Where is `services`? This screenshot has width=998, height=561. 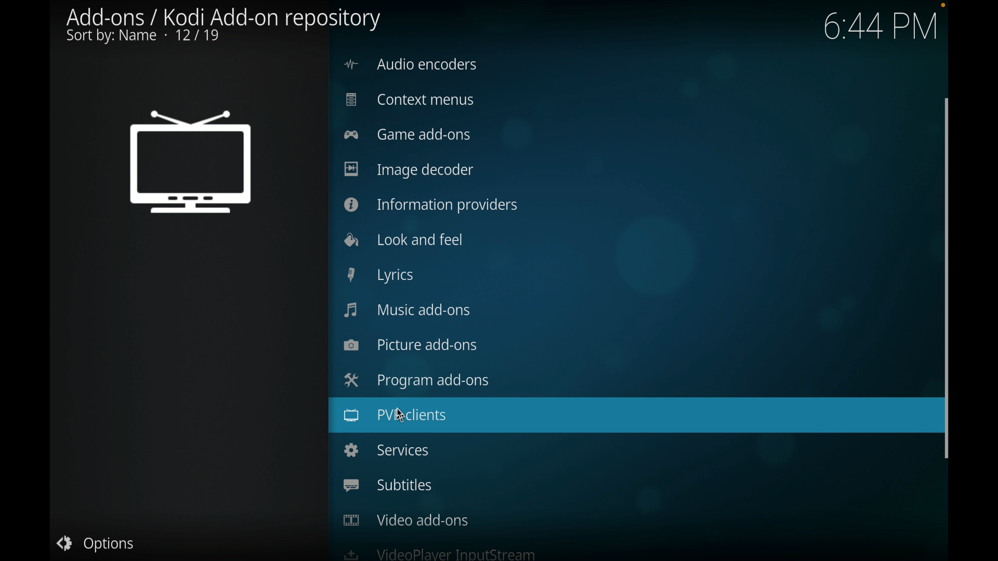
services is located at coordinates (386, 450).